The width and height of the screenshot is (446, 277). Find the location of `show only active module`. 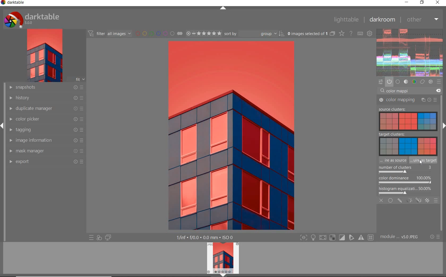

show only active module is located at coordinates (389, 82).